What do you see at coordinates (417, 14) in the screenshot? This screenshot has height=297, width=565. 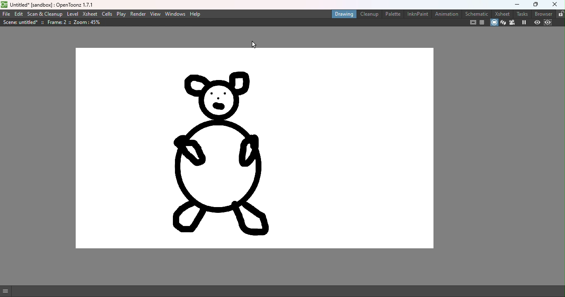 I see `InknPaint` at bounding box center [417, 14].